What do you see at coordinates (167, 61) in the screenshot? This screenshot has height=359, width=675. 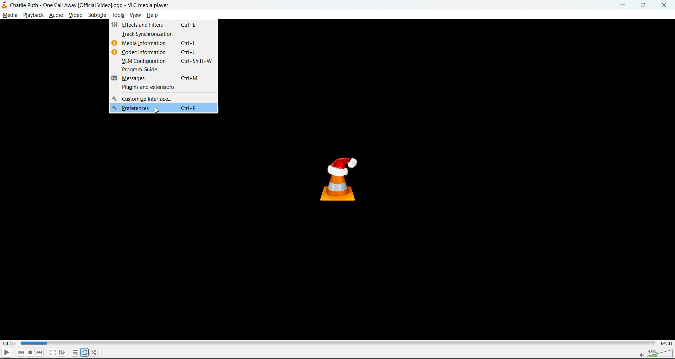 I see `vlm configuration` at bounding box center [167, 61].